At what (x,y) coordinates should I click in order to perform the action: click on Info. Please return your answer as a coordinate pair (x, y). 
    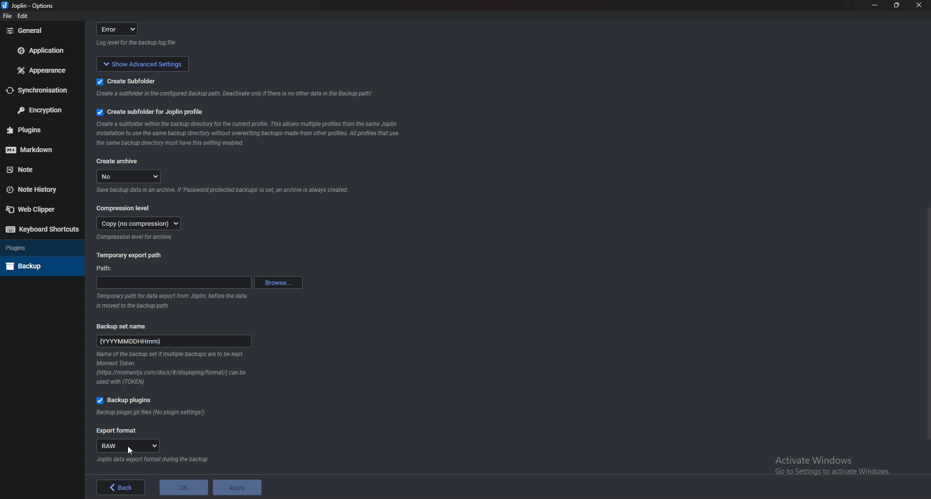
    Looking at the image, I should click on (137, 237).